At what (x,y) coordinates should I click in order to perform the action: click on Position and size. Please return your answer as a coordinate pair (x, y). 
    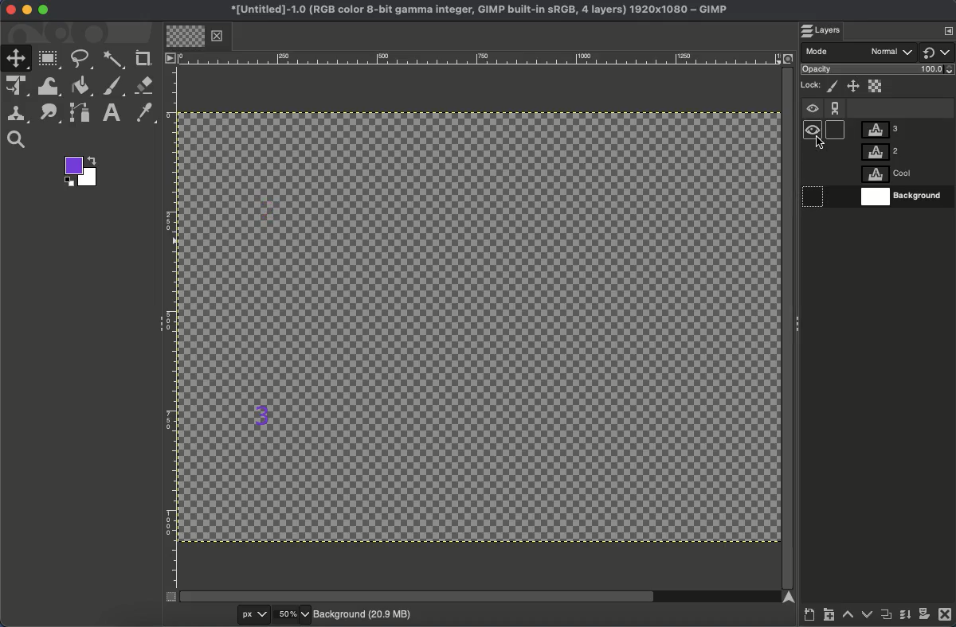
    Looking at the image, I should click on (854, 88).